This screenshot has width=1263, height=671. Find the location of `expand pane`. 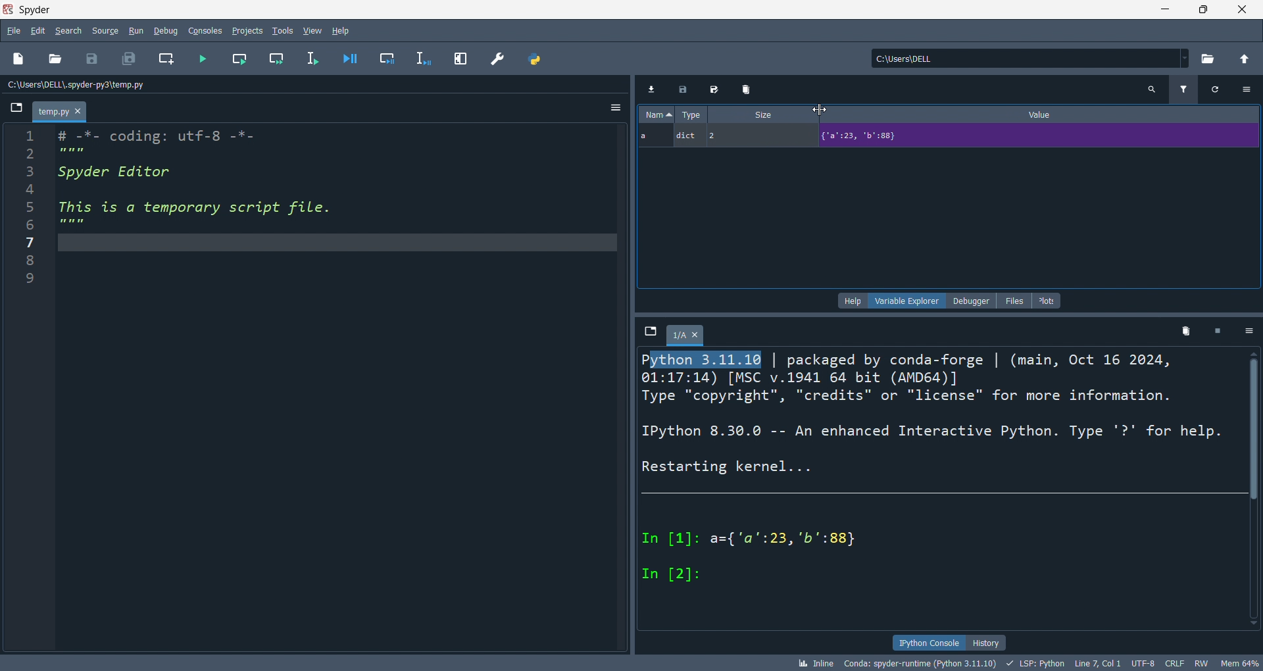

expand pane is located at coordinates (458, 57).